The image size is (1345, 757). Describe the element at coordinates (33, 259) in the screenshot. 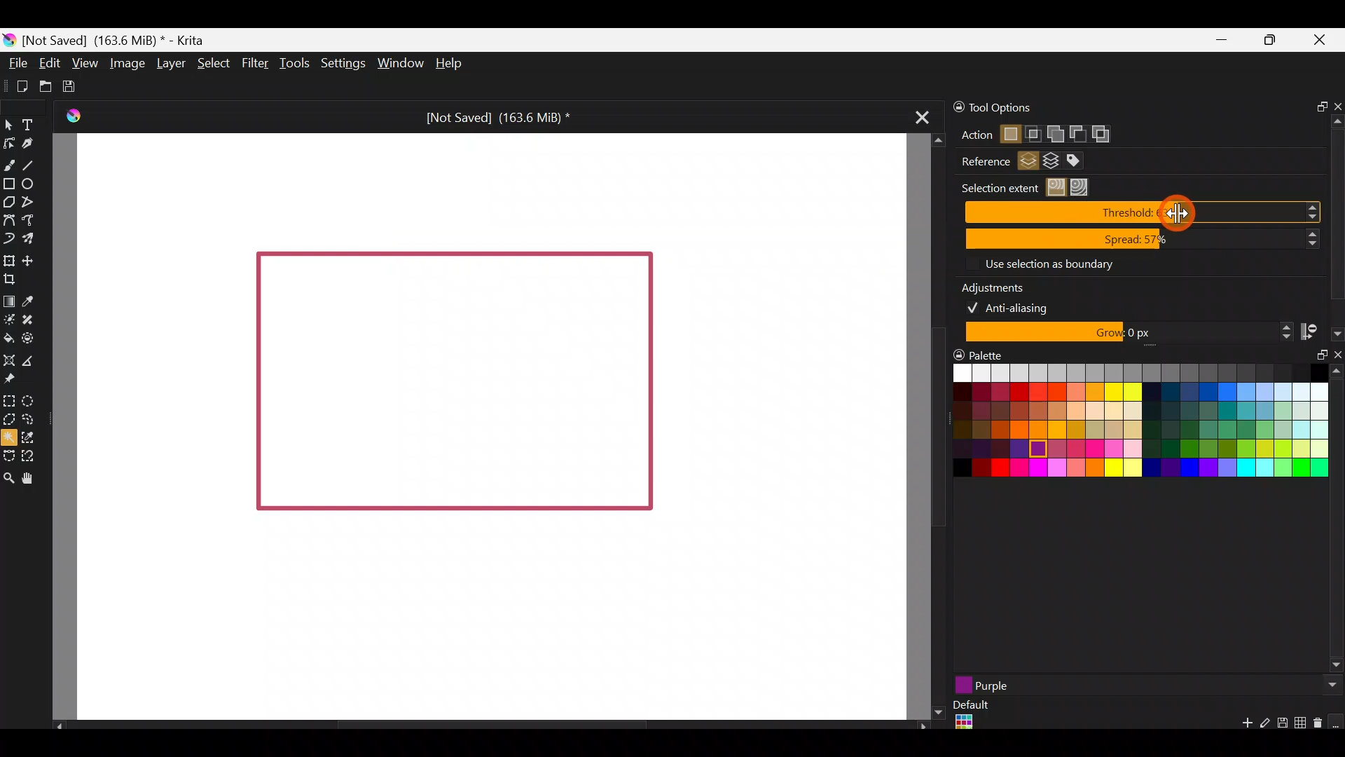

I see `Move a layer` at that location.